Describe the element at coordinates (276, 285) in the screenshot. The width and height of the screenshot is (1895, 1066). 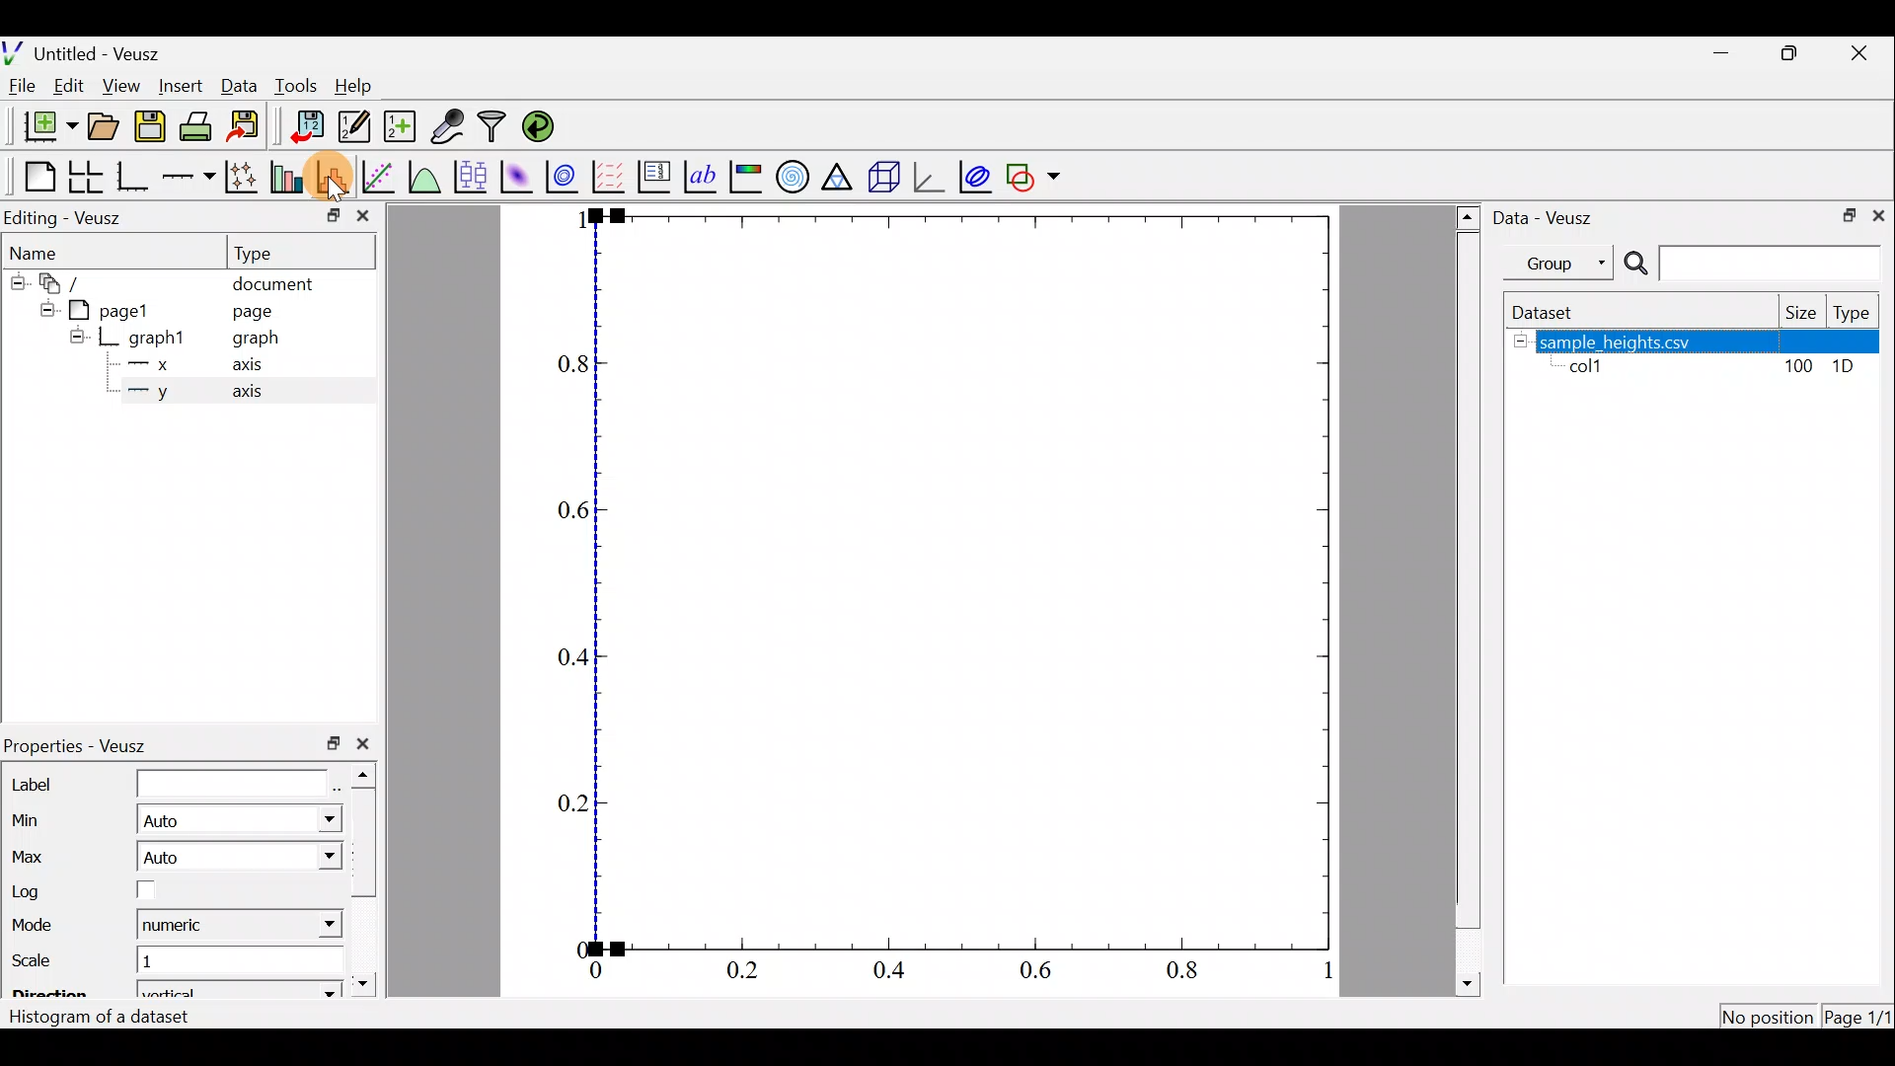
I see `document` at that location.